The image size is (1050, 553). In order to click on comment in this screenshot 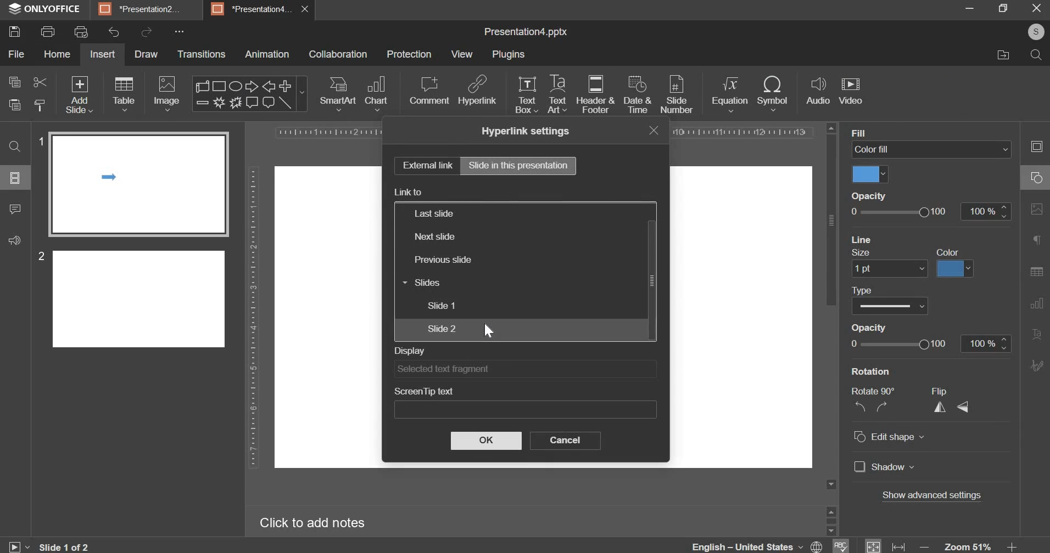, I will do `click(428, 91)`.